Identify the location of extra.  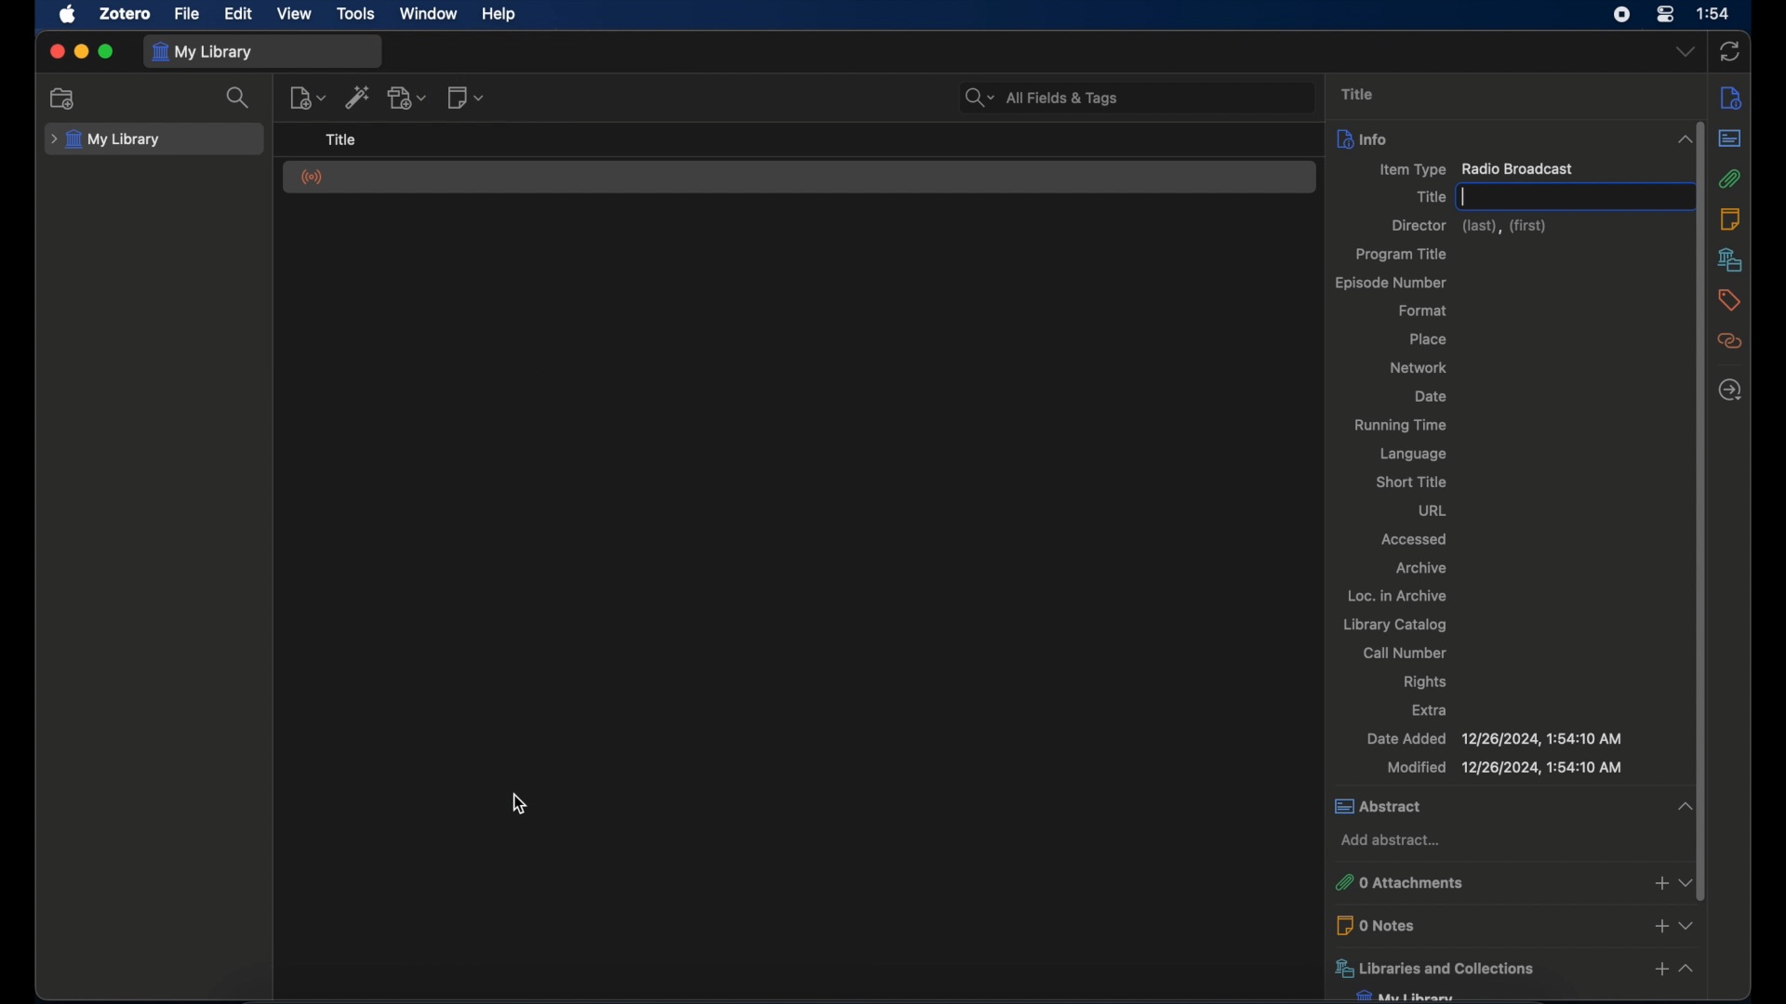
(1433, 709).